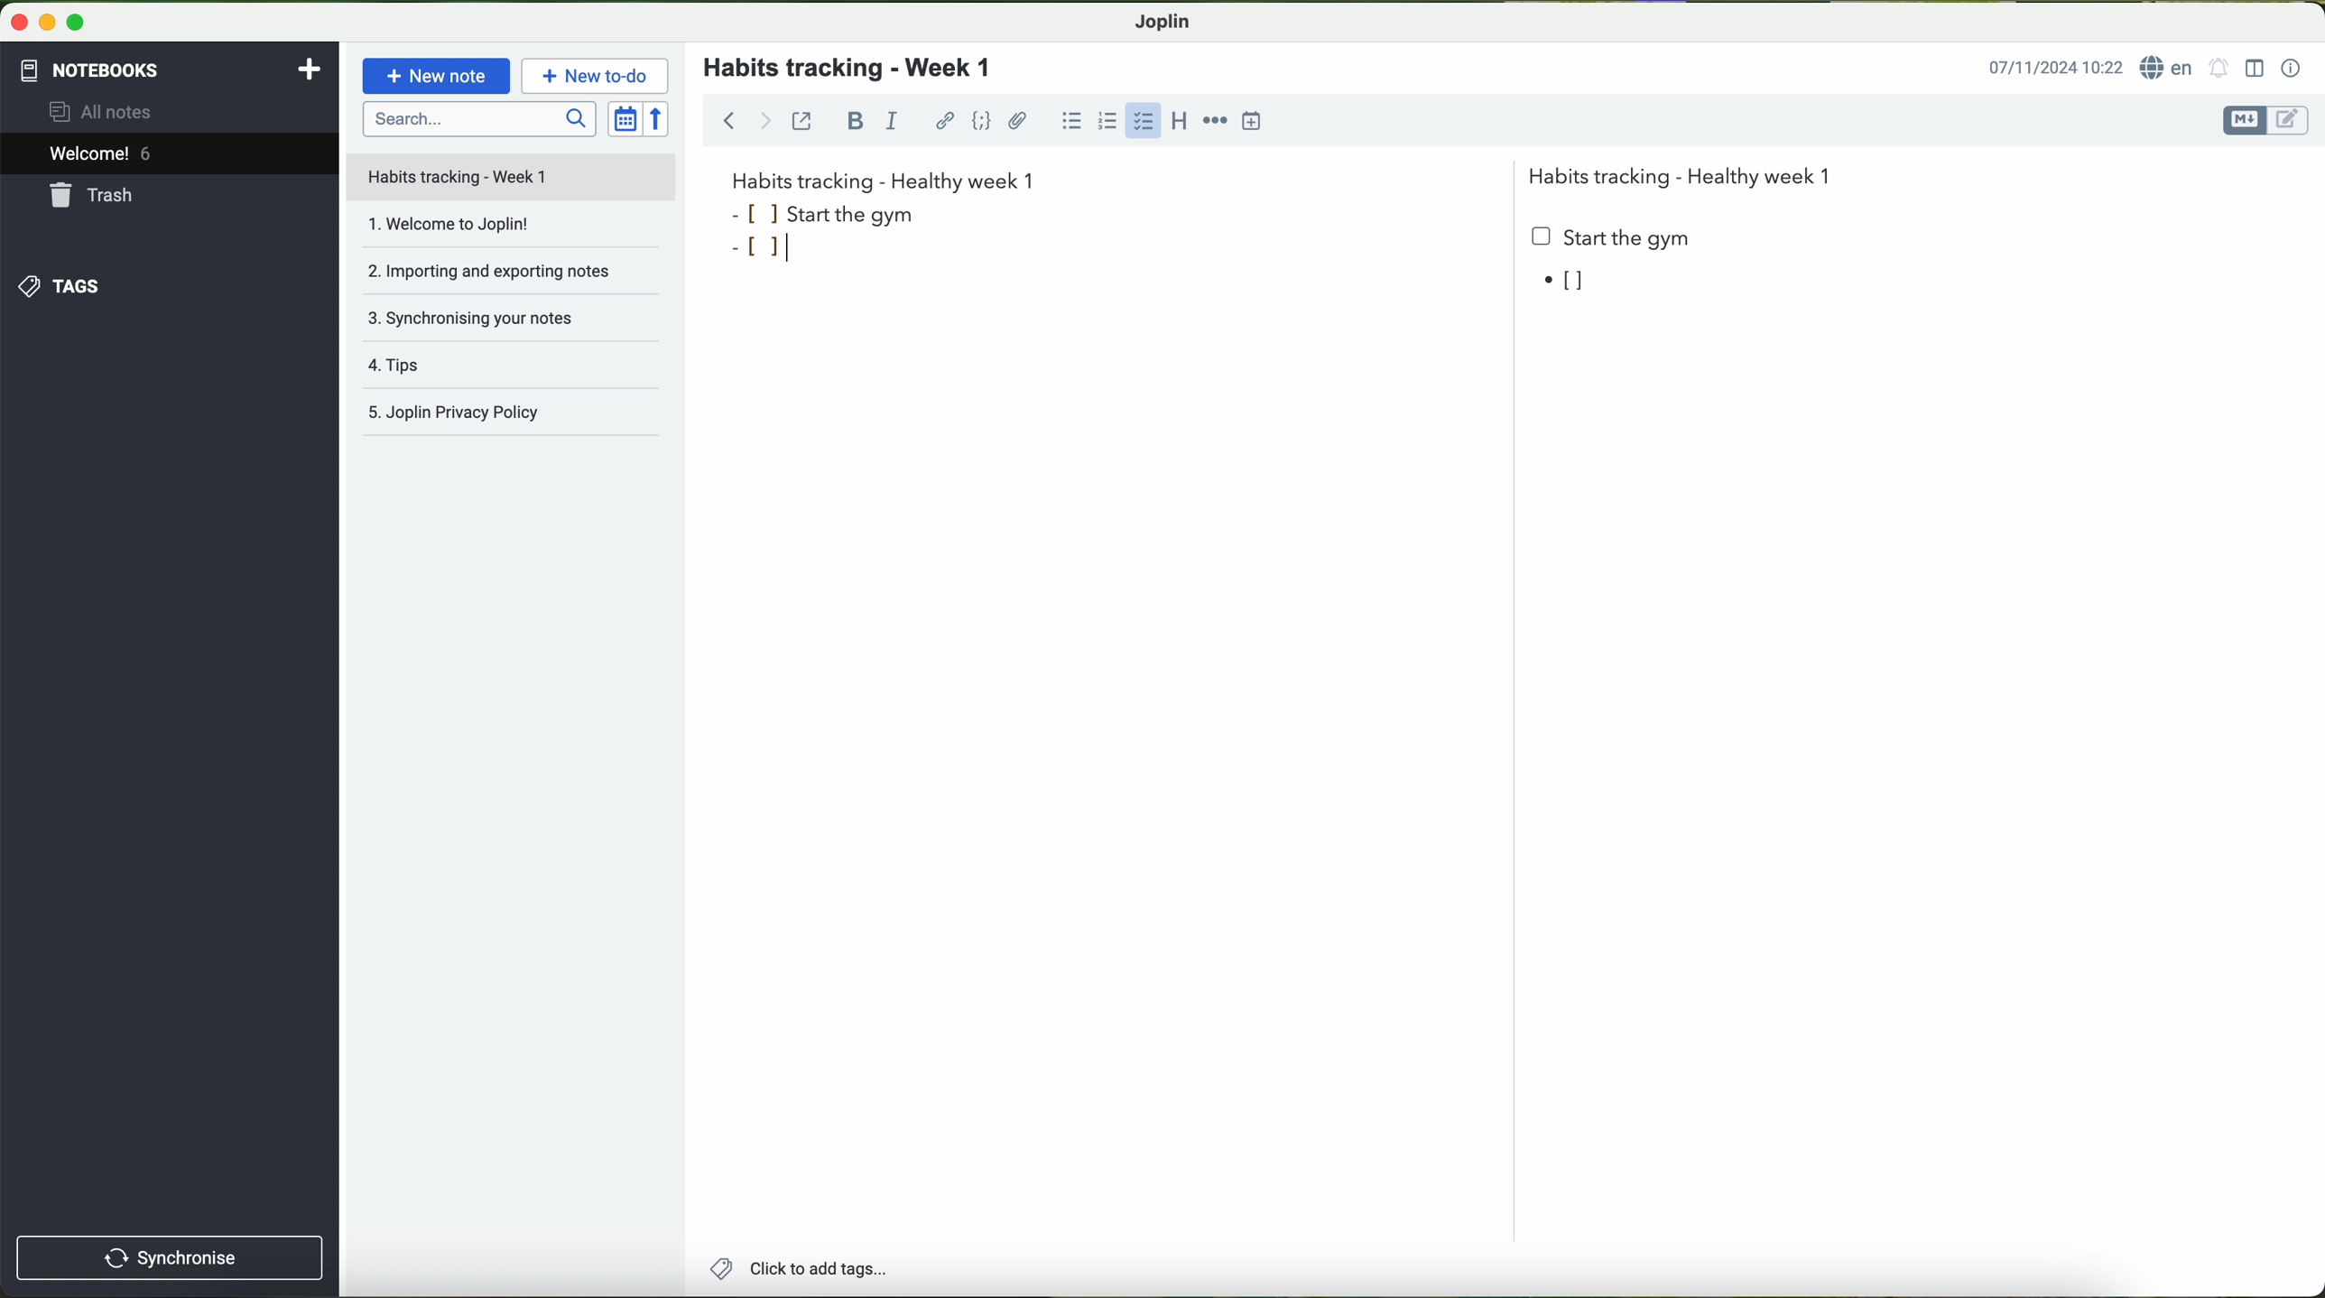 The image size is (2325, 1298). What do you see at coordinates (1570, 281) in the screenshot?
I see `bullet point` at bounding box center [1570, 281].